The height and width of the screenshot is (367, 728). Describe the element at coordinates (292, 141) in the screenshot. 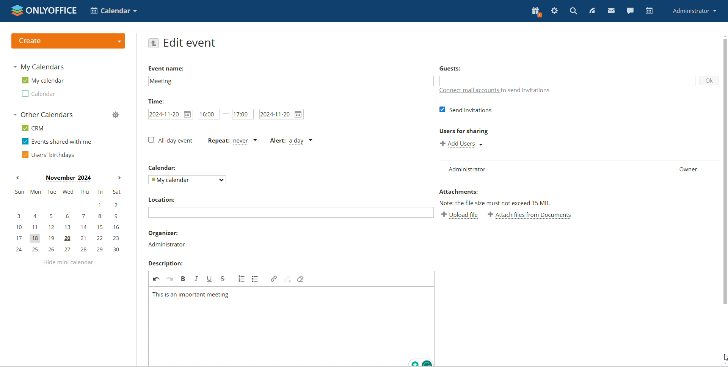

I see `alert type` at that location.